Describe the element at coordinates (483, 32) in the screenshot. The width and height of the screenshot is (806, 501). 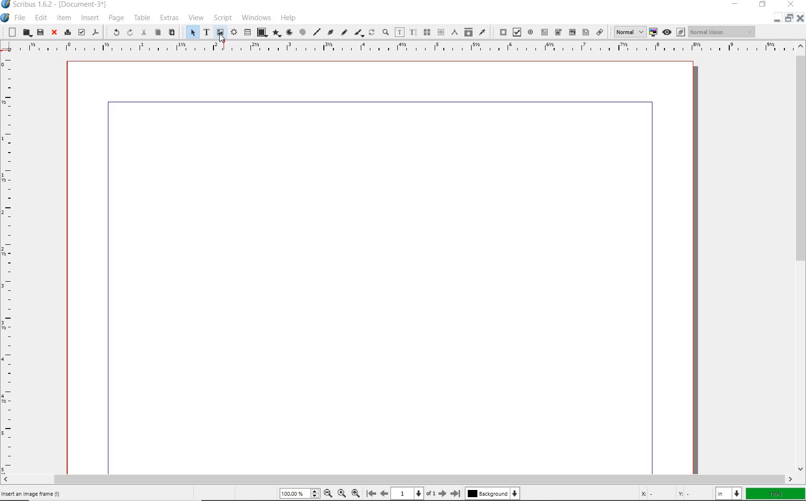
I see `eye dropper` at that location.